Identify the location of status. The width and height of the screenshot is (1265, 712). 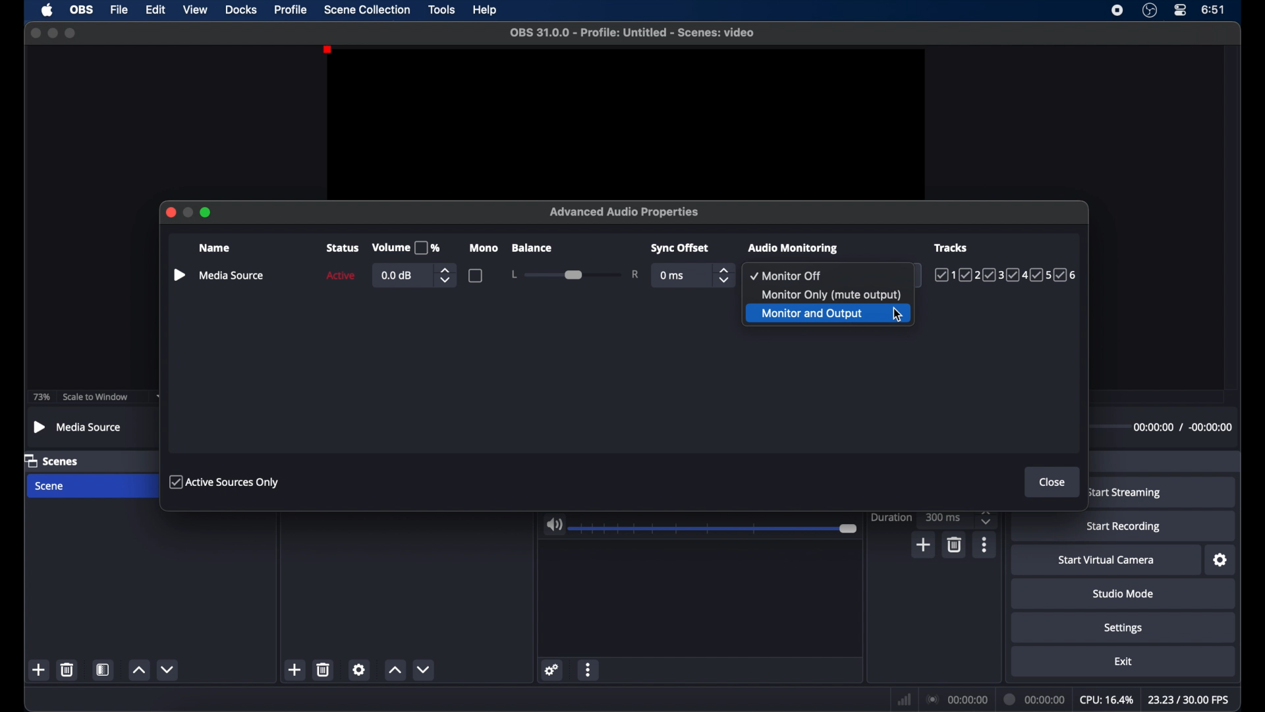
(343, 249).